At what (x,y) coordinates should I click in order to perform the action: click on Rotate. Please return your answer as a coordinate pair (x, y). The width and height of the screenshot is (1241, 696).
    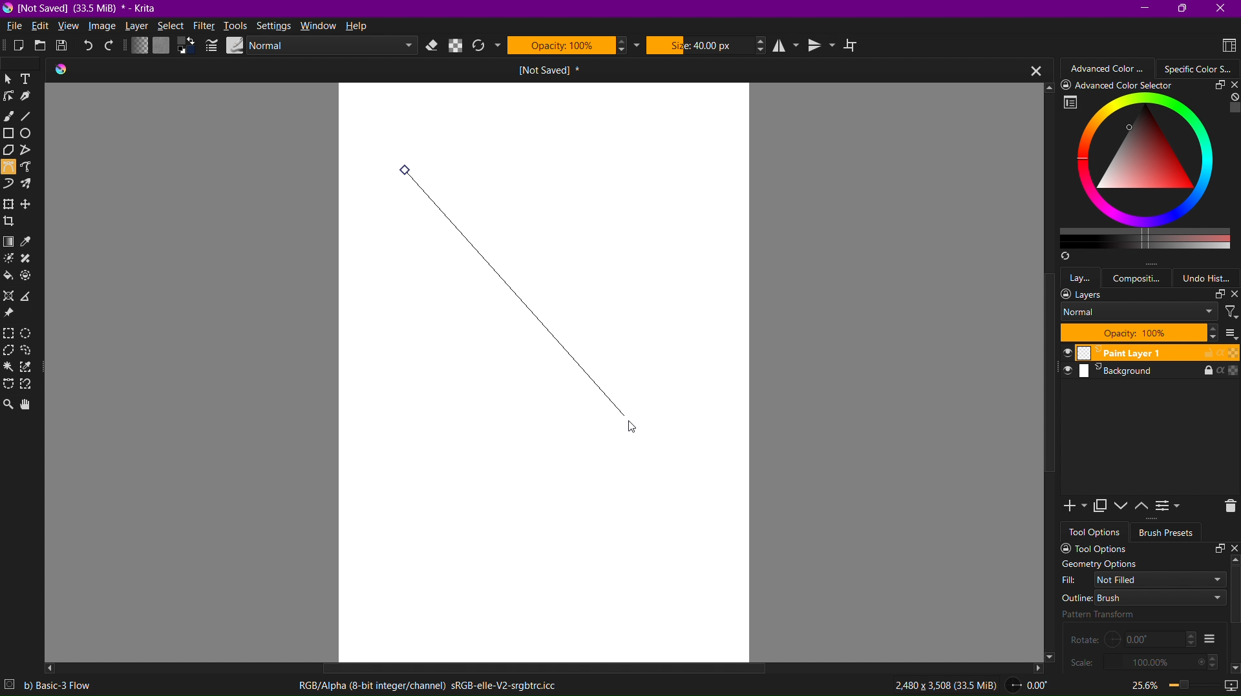
    Looking at the image, I should click on (1133, 639).